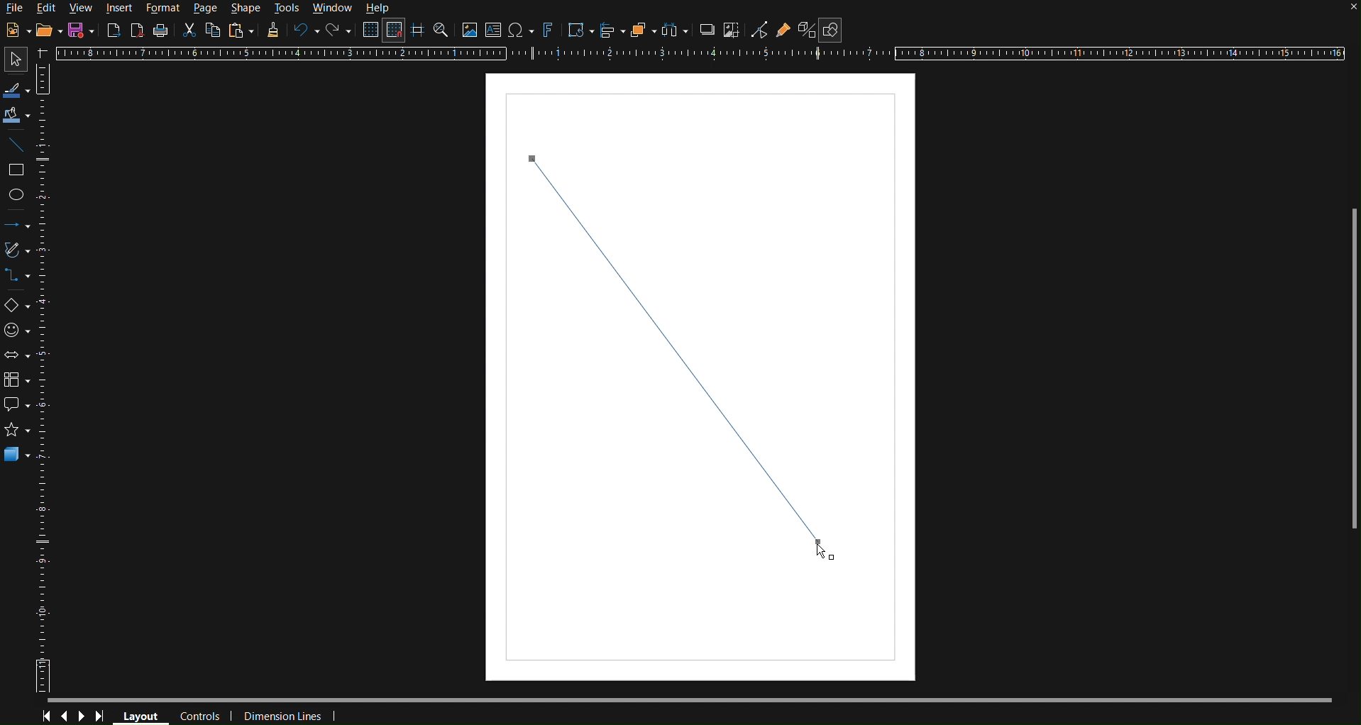 This screenshot has width=1361, height=725. Describe the element at coordinates (579, 31) in the screenshot. I see `Transformations` at that location.